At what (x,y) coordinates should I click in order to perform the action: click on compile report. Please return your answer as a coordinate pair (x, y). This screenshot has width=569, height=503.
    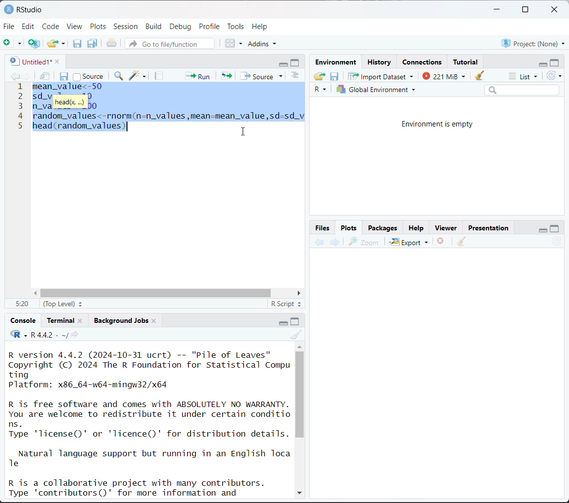
    Looking at the image, I should click on (160, 76).